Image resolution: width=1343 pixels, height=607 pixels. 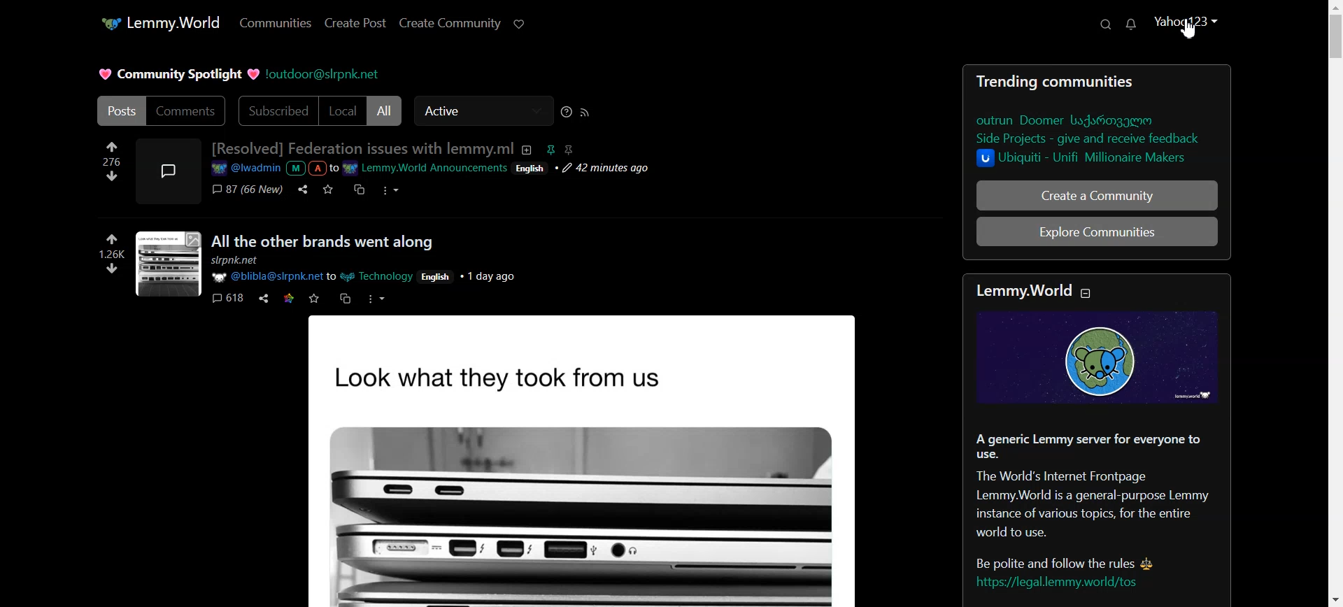 I want to click on lemmy.world, so click(x=159, y=23).